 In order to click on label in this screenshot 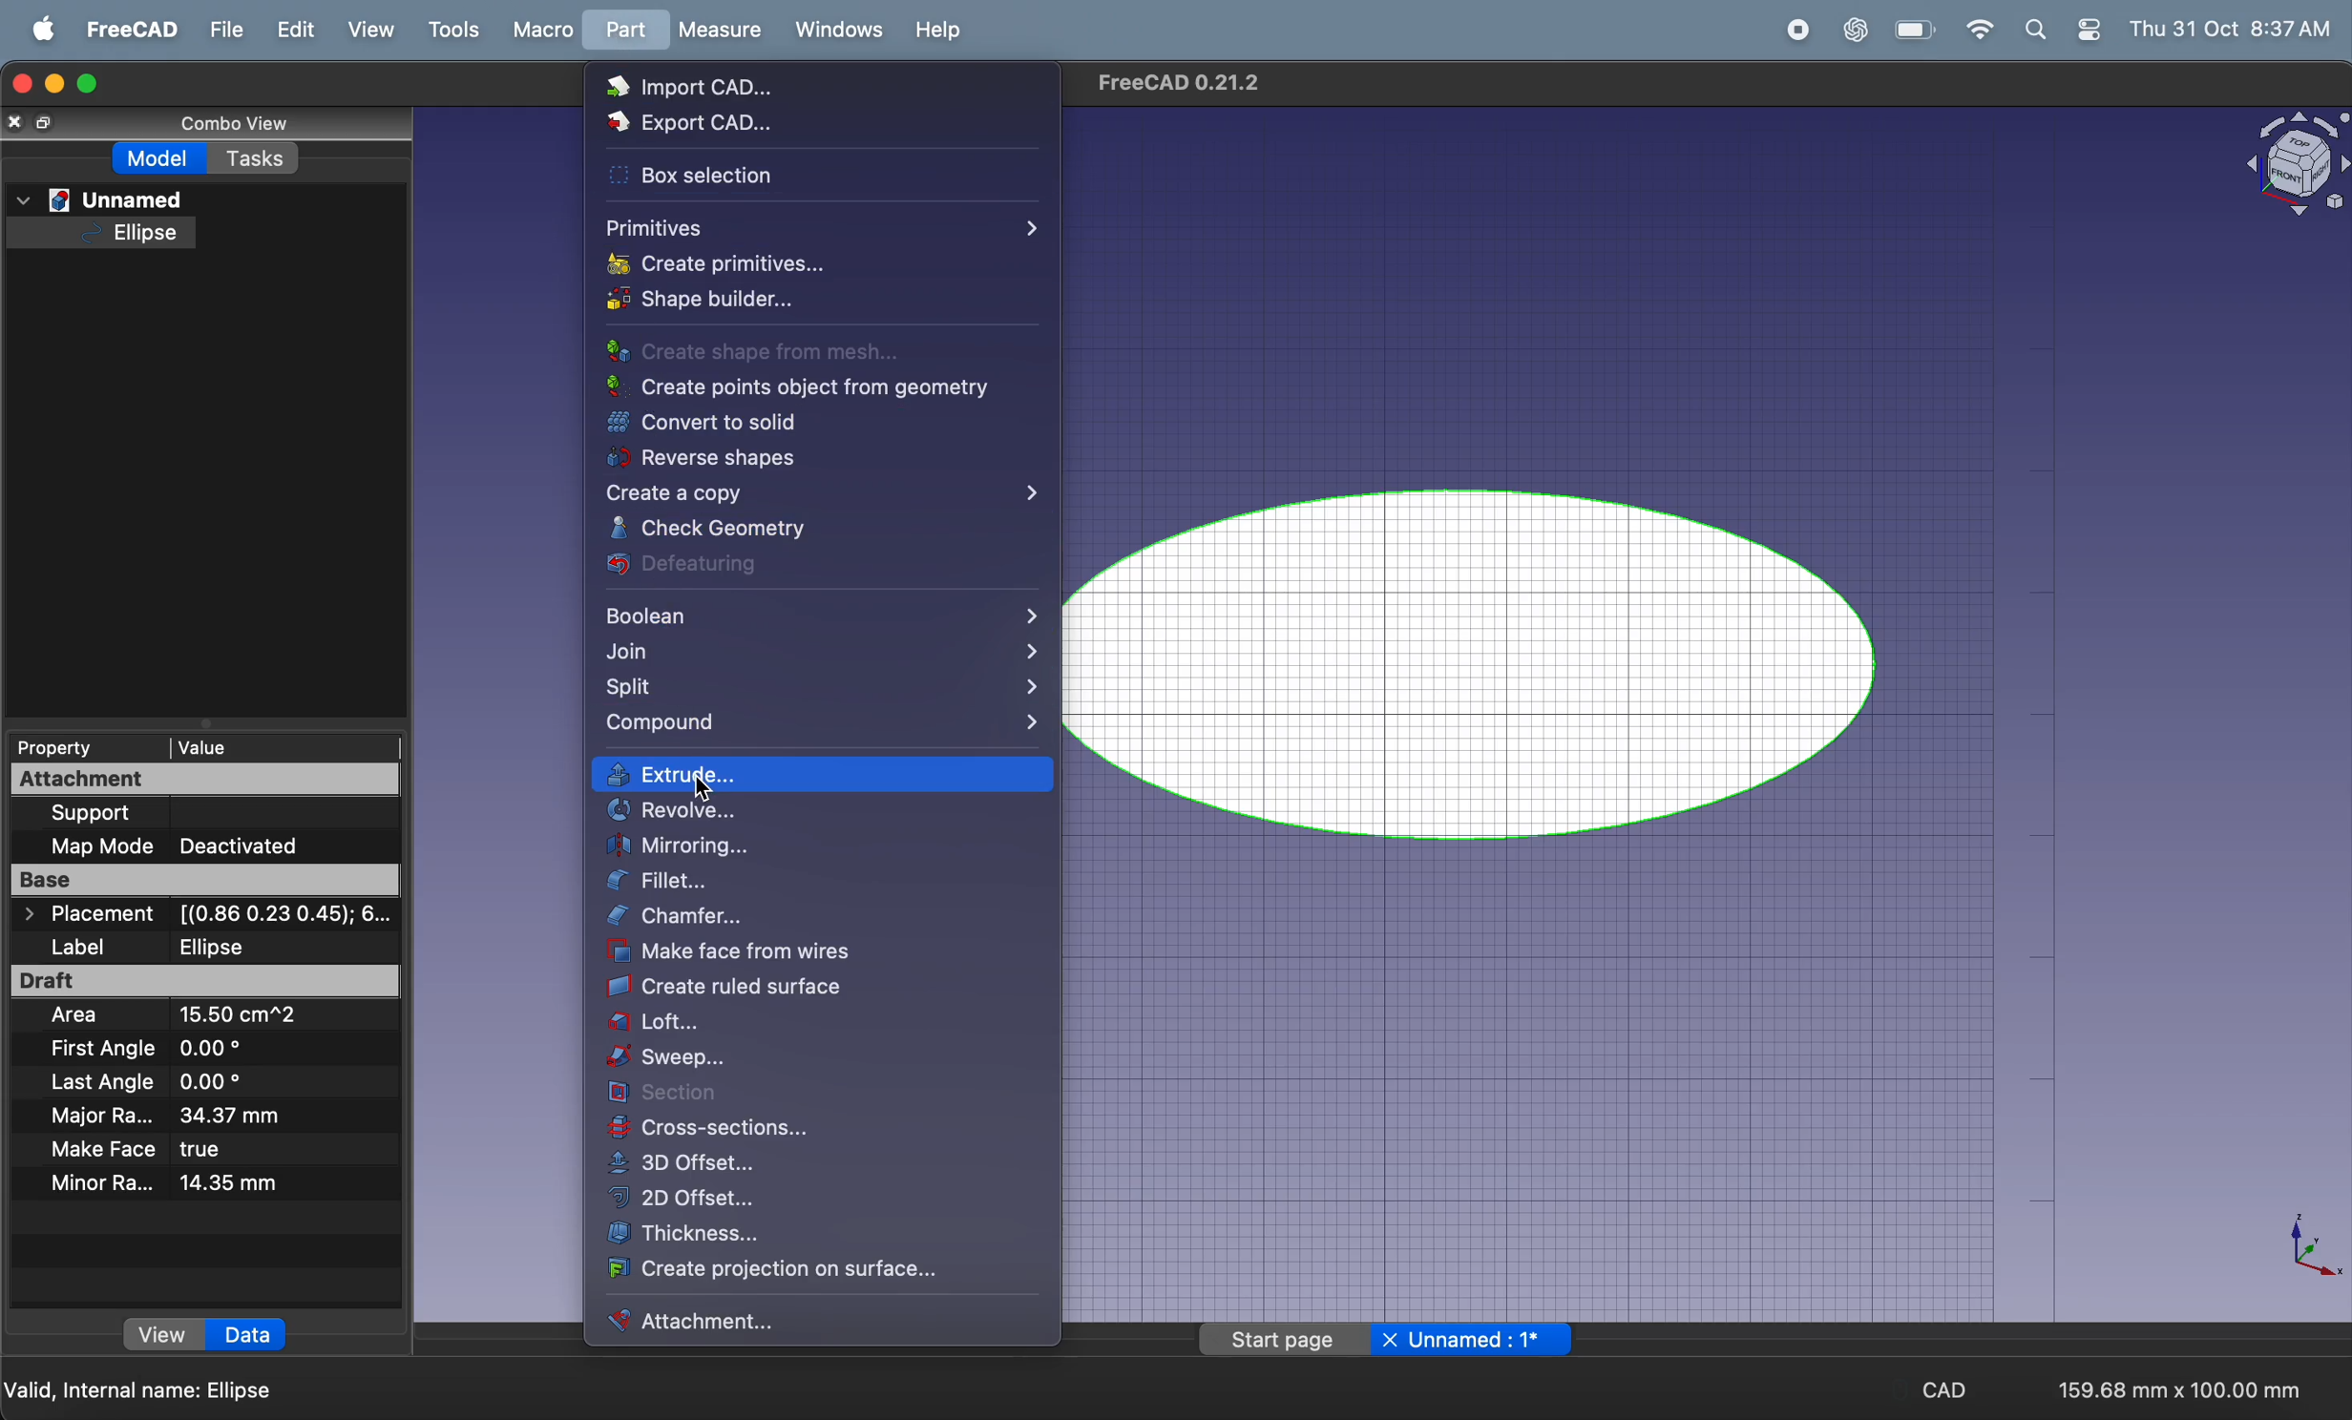, I will do `click(202, 945)`.